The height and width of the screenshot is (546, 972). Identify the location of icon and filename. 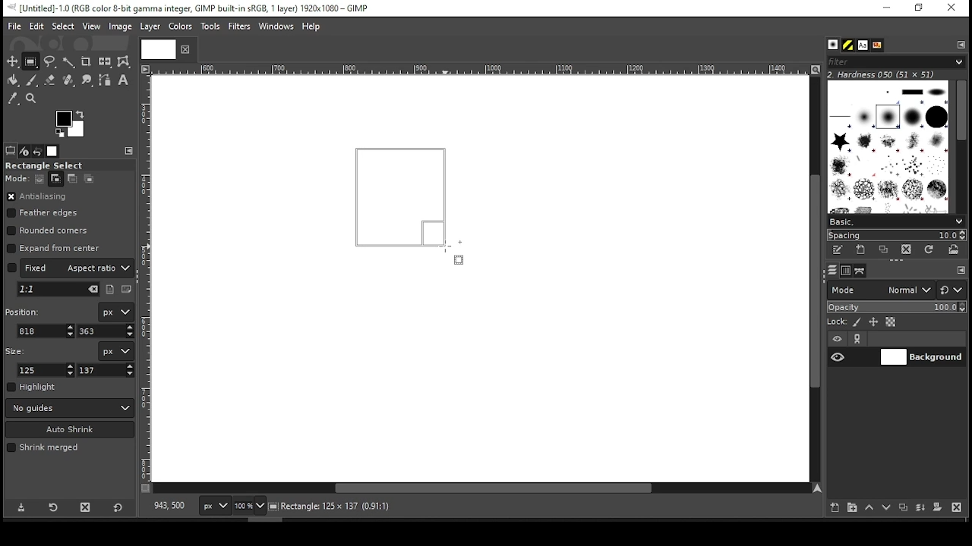
(191, 7).